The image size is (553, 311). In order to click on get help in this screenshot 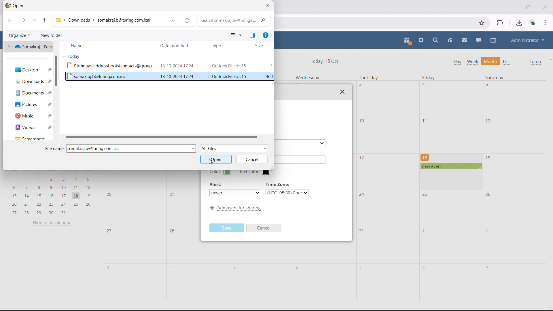, I will do `click(265, 35)`.